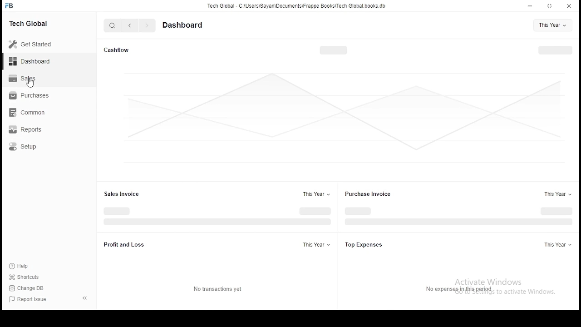 Image resolution: width=581 pixels, height=327 pixels. What do you see at coordinates (25, 79) in the screenshot?
I see `sales` at bounding box center [25, 79].